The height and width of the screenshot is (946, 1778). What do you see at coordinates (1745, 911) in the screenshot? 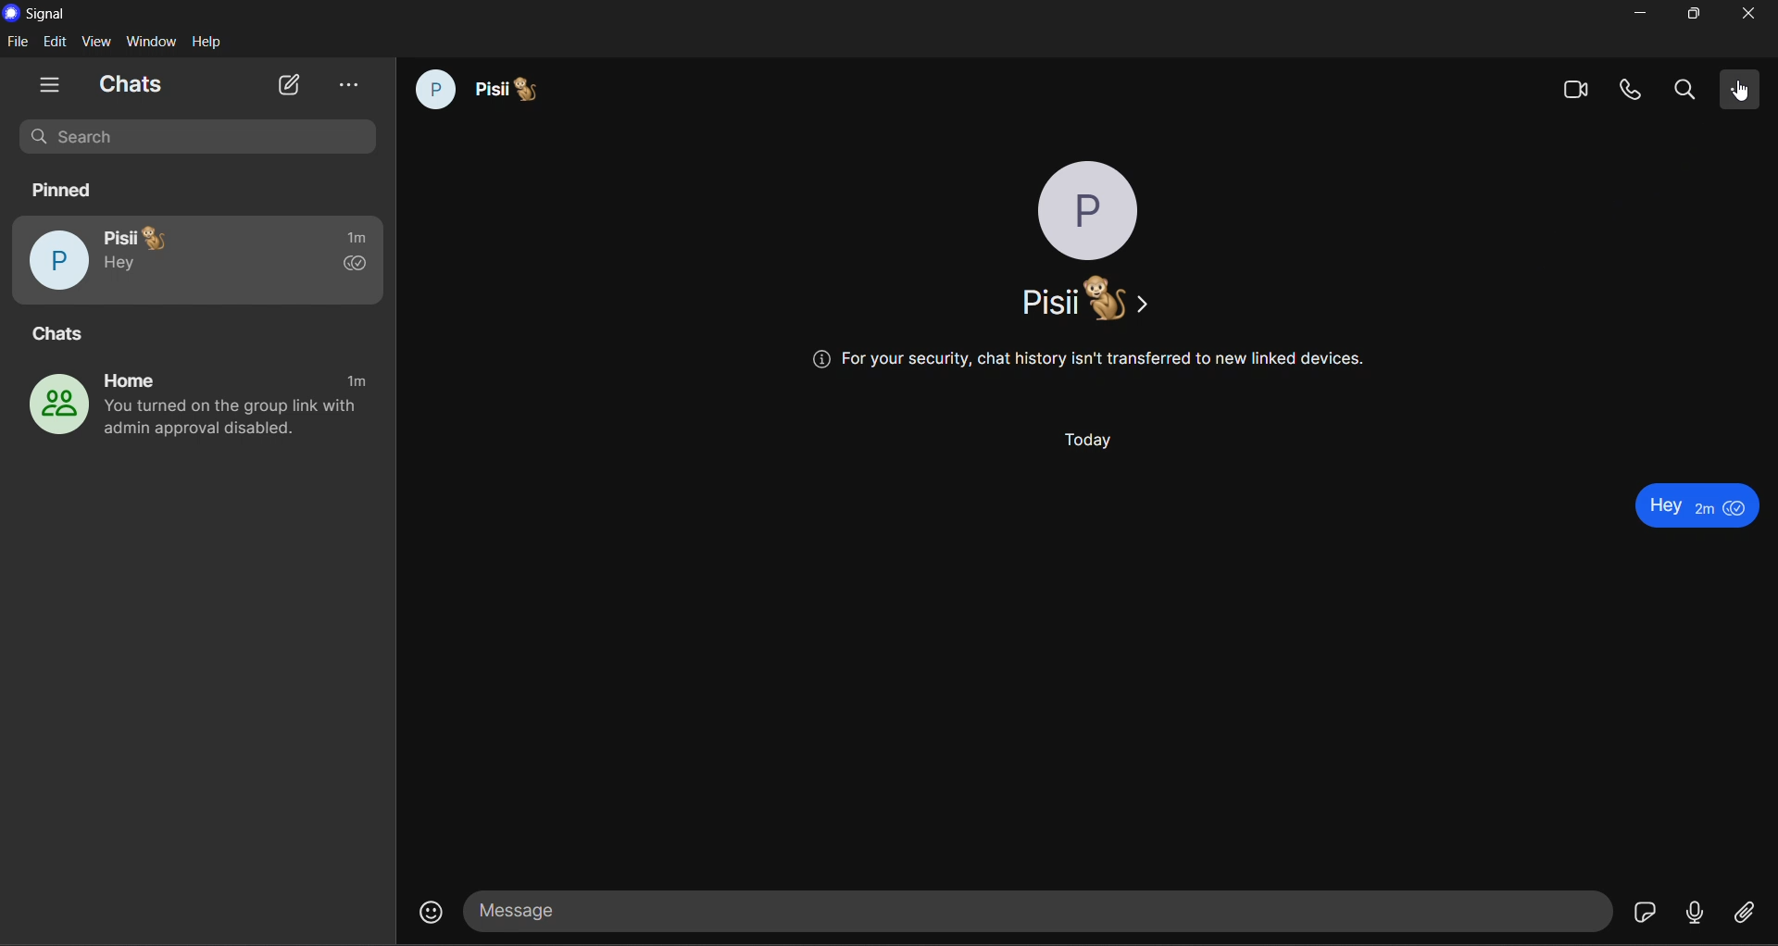
I see `file share` at bounding box center [1745, 911].